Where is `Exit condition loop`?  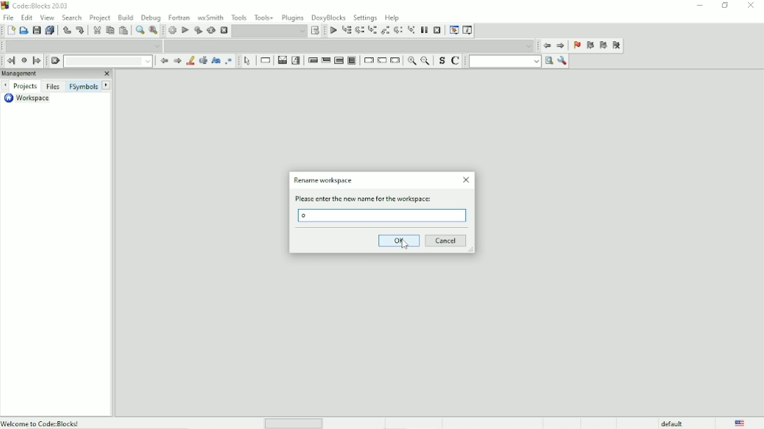 Exit condition loop is located at coordinates (326, 61).